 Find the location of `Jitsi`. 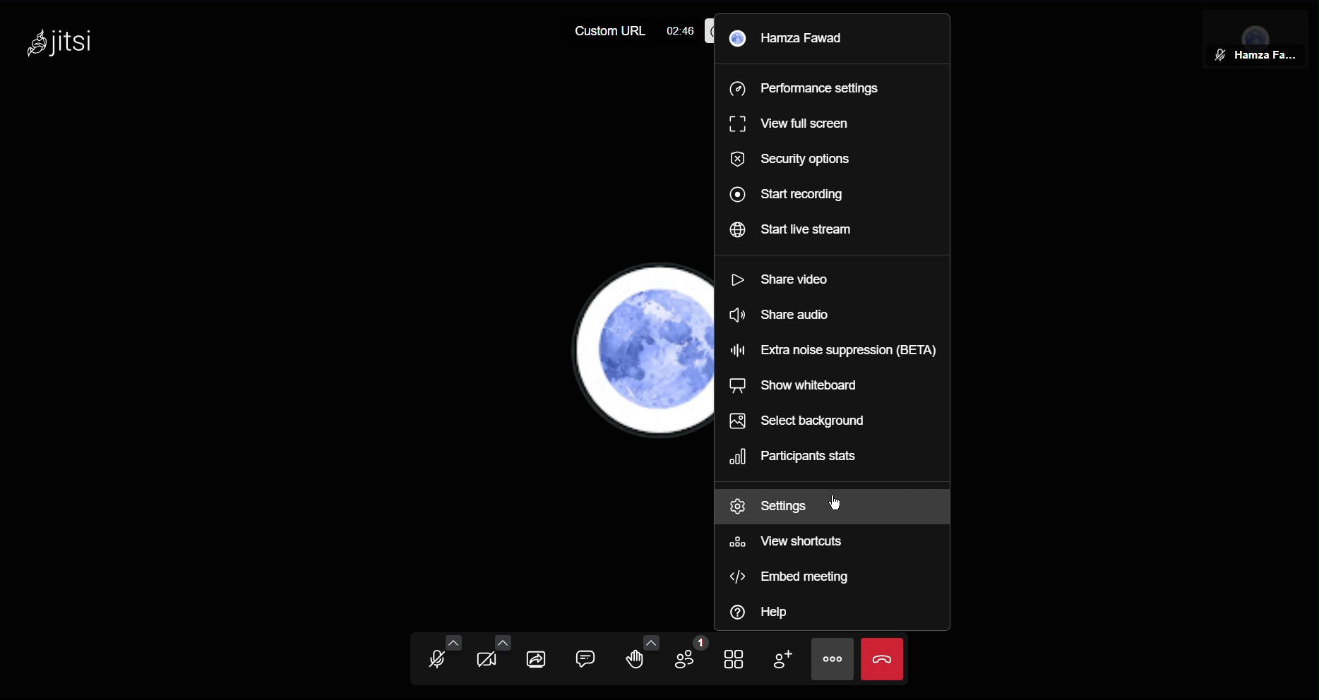

Jitsi is located at coordinates (66, 43).